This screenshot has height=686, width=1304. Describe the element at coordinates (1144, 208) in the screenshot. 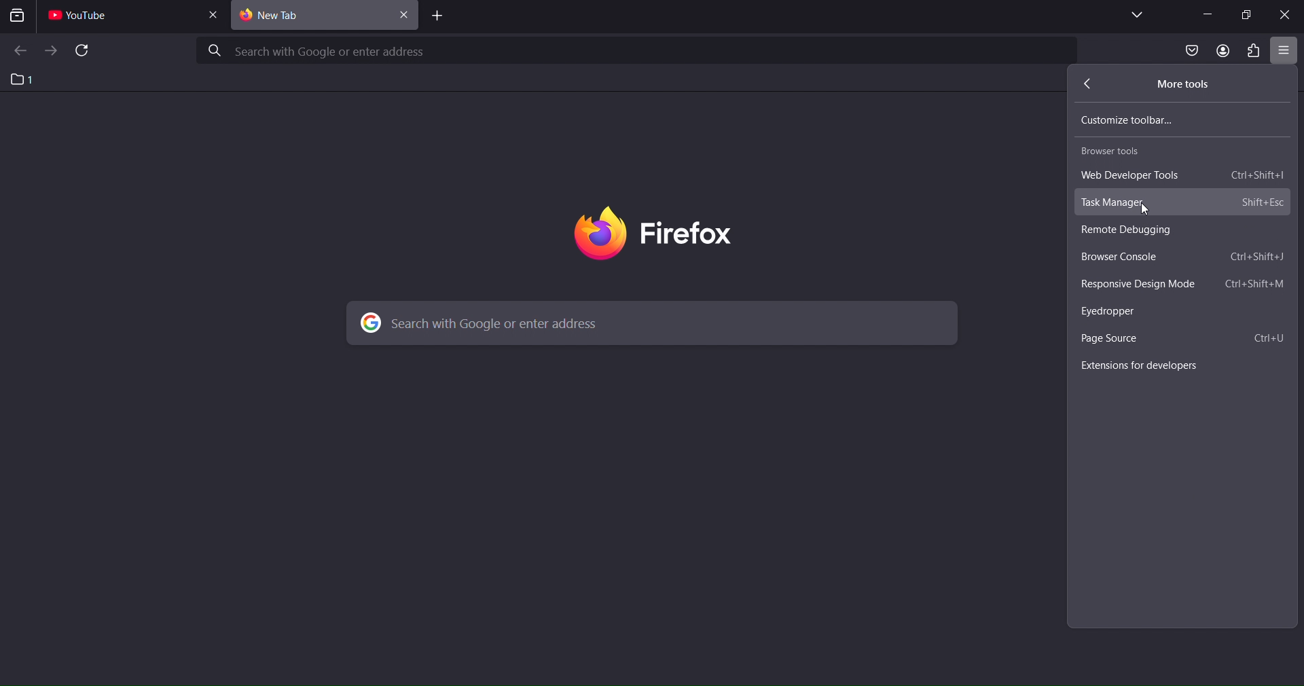

I see `cursor` at that location.